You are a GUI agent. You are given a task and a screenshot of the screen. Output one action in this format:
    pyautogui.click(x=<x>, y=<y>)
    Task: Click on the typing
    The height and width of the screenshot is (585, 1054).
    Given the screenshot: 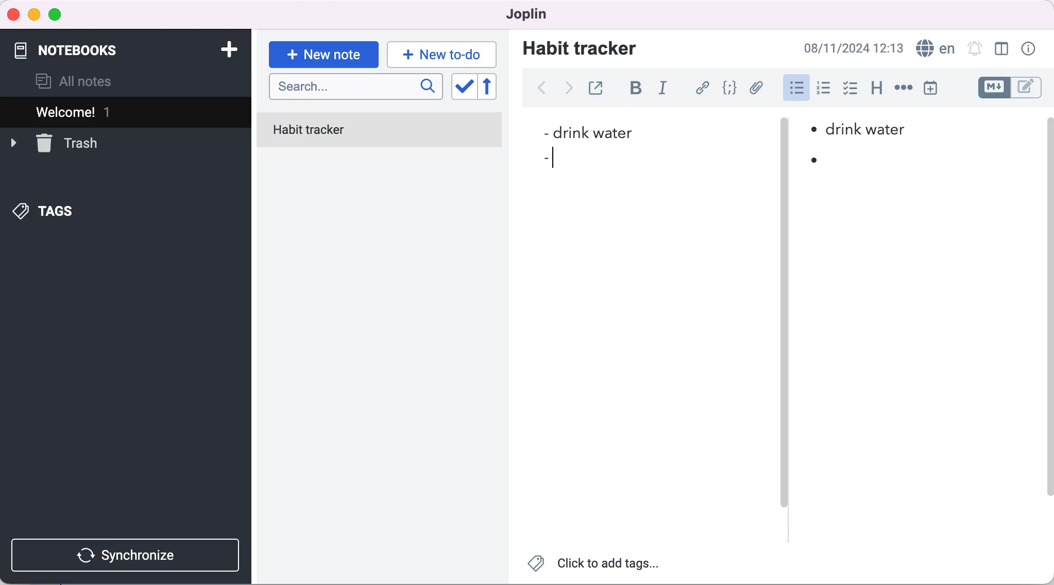 What is the action you would take?
    pyautogui.click(x=442, y=54)
    